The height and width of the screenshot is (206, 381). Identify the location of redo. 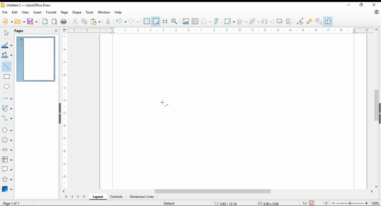
(134, 21).